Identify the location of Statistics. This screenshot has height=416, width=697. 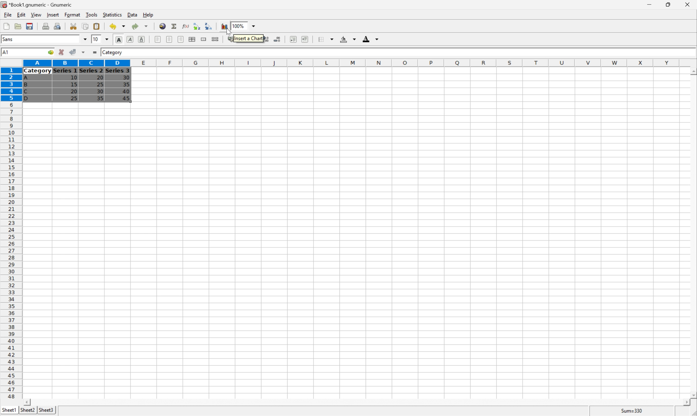
(113, 15).